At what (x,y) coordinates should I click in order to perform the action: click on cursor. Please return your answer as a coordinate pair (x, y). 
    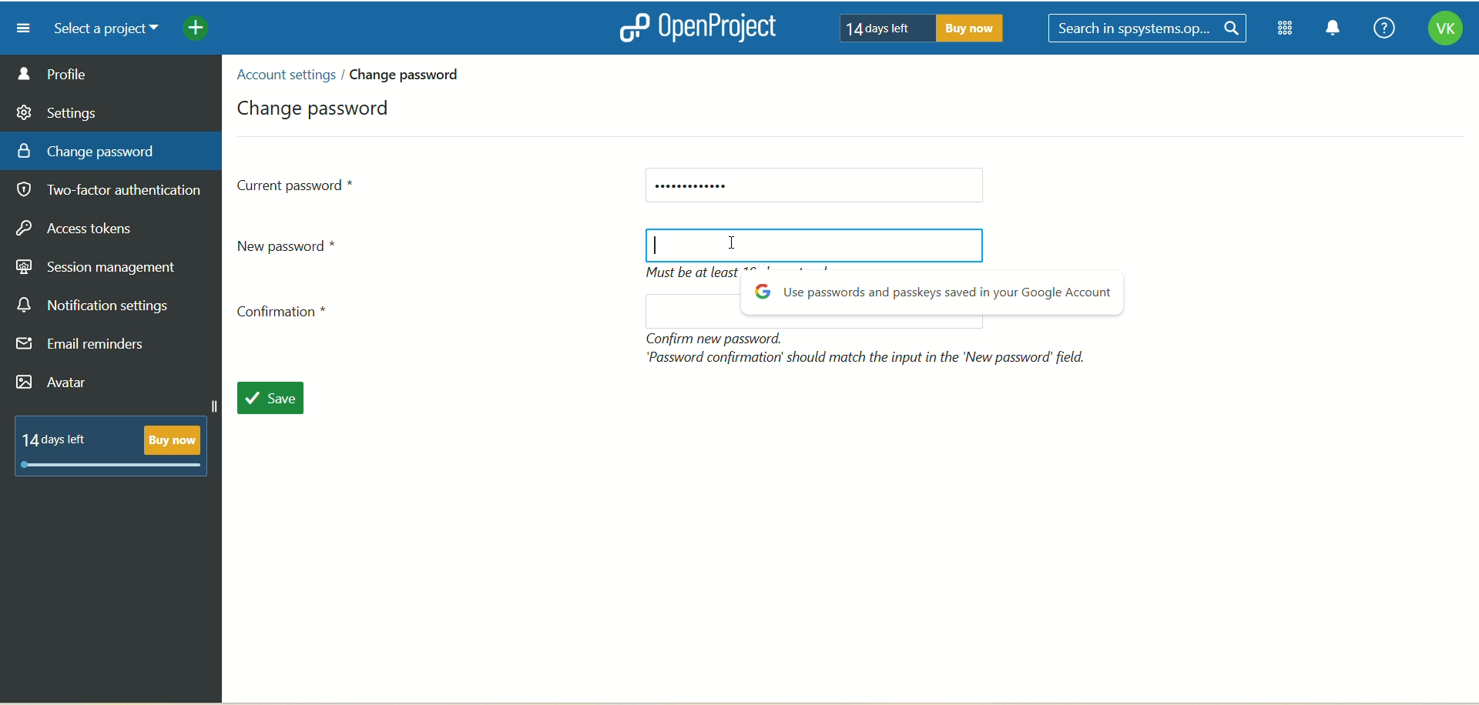
    Looking at the image, I should click on (739, 242).